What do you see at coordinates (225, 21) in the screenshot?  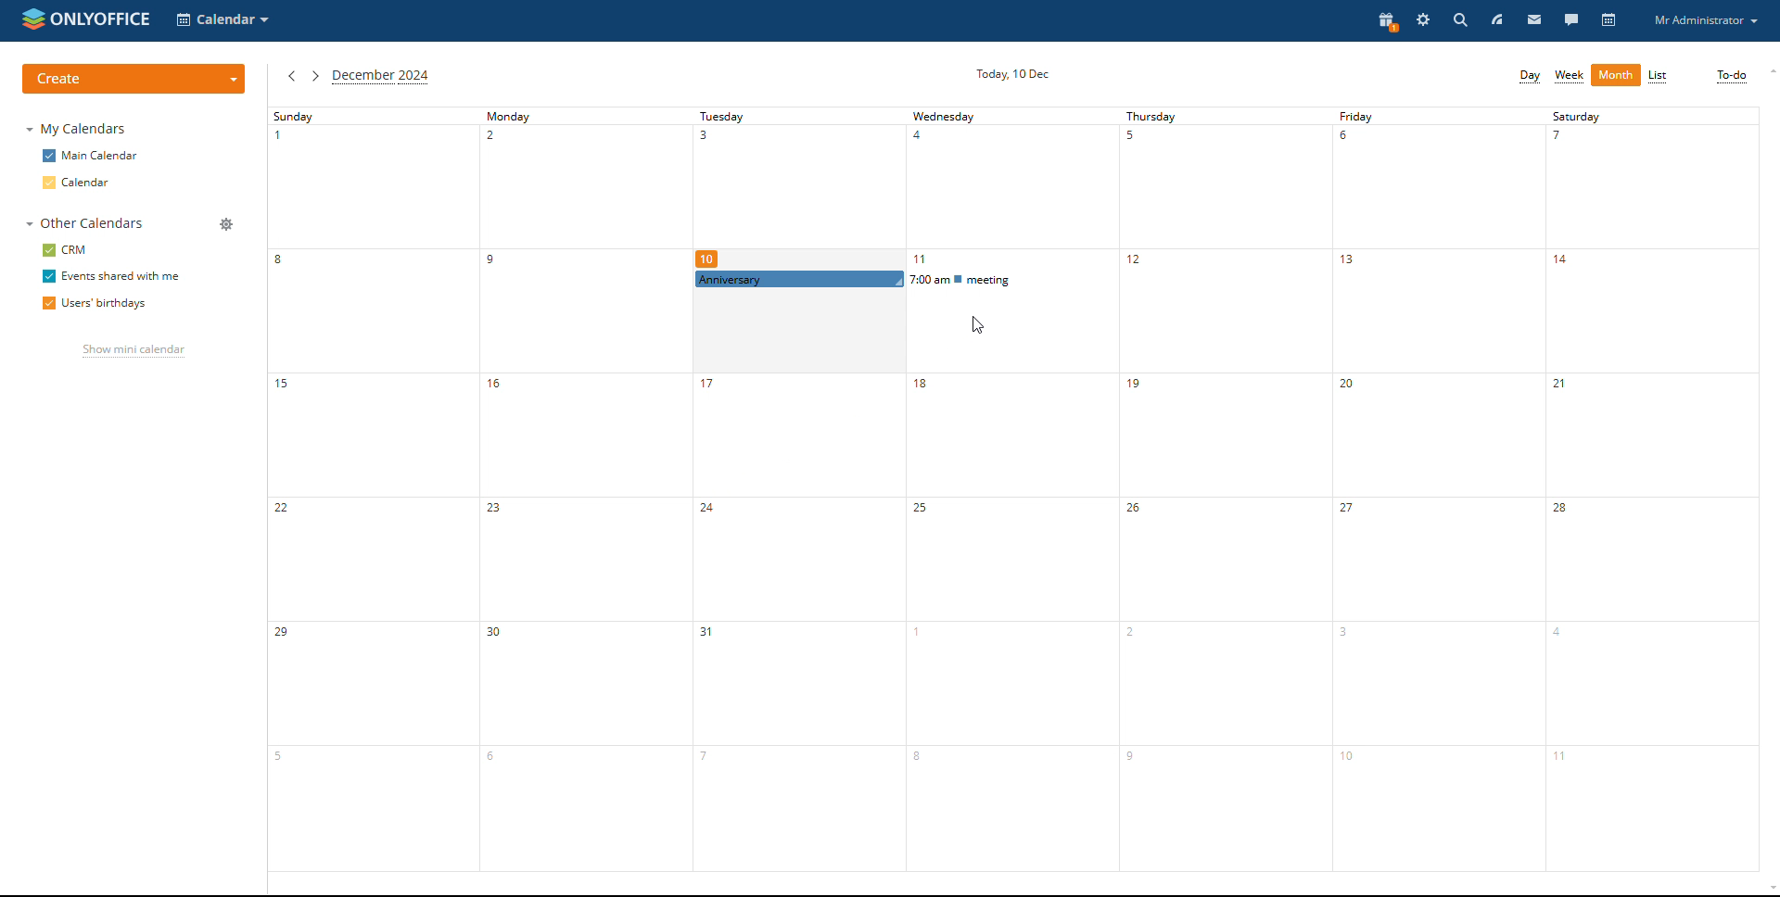 I see `select application` at bounding box center [225, 21].